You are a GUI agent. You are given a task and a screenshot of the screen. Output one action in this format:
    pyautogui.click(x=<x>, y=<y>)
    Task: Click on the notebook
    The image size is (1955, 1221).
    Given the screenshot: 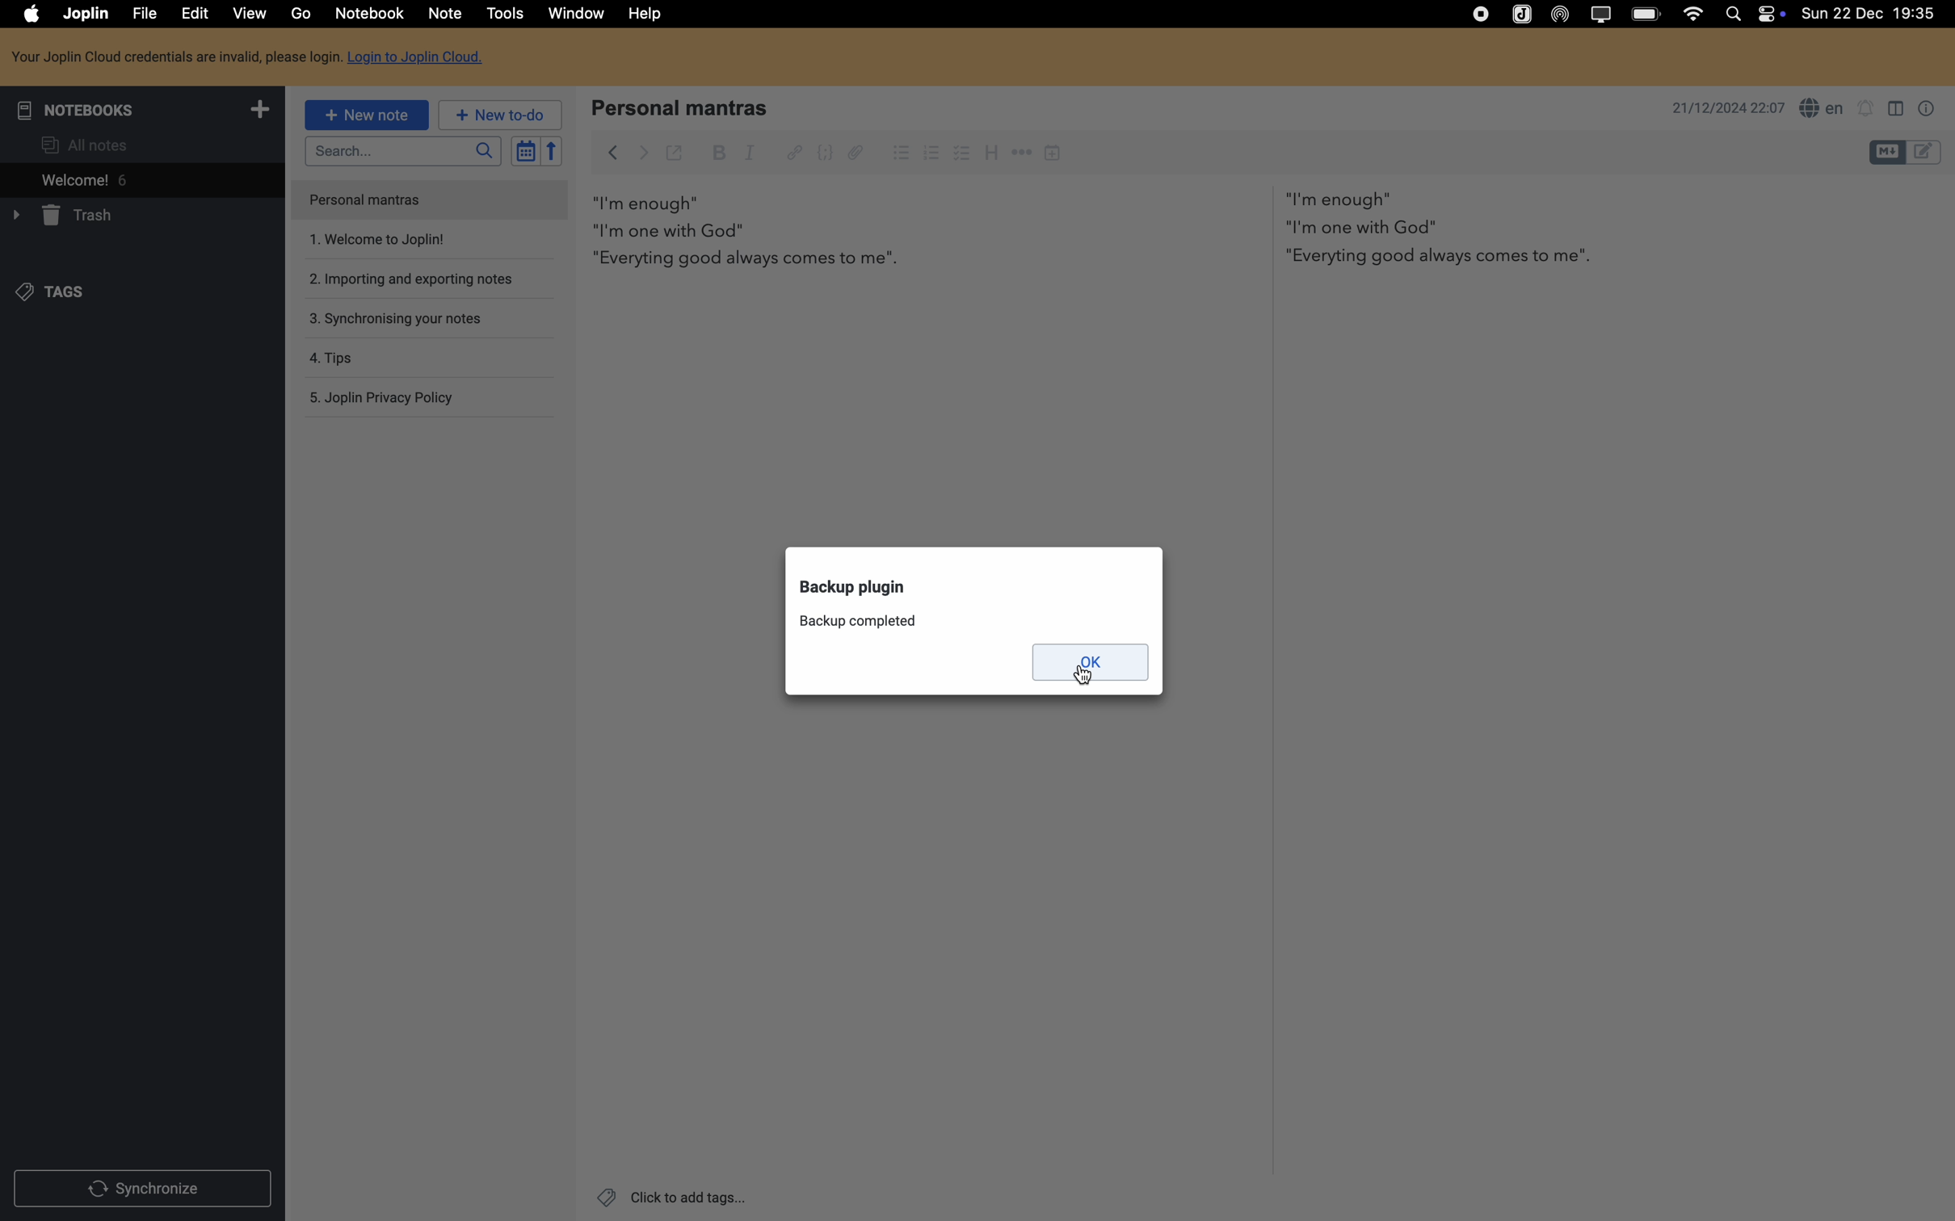 What is the action you would take?
    pyautogui.click(x=368, y=14)
    